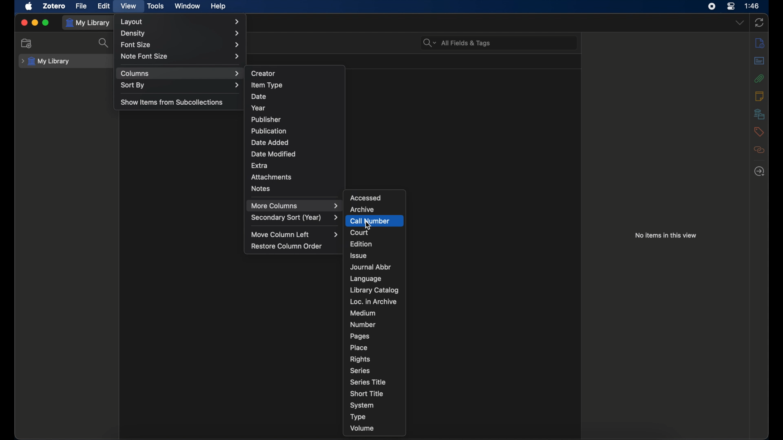 The image size is (783, 440). I want to click on archive, so click(362, 209).